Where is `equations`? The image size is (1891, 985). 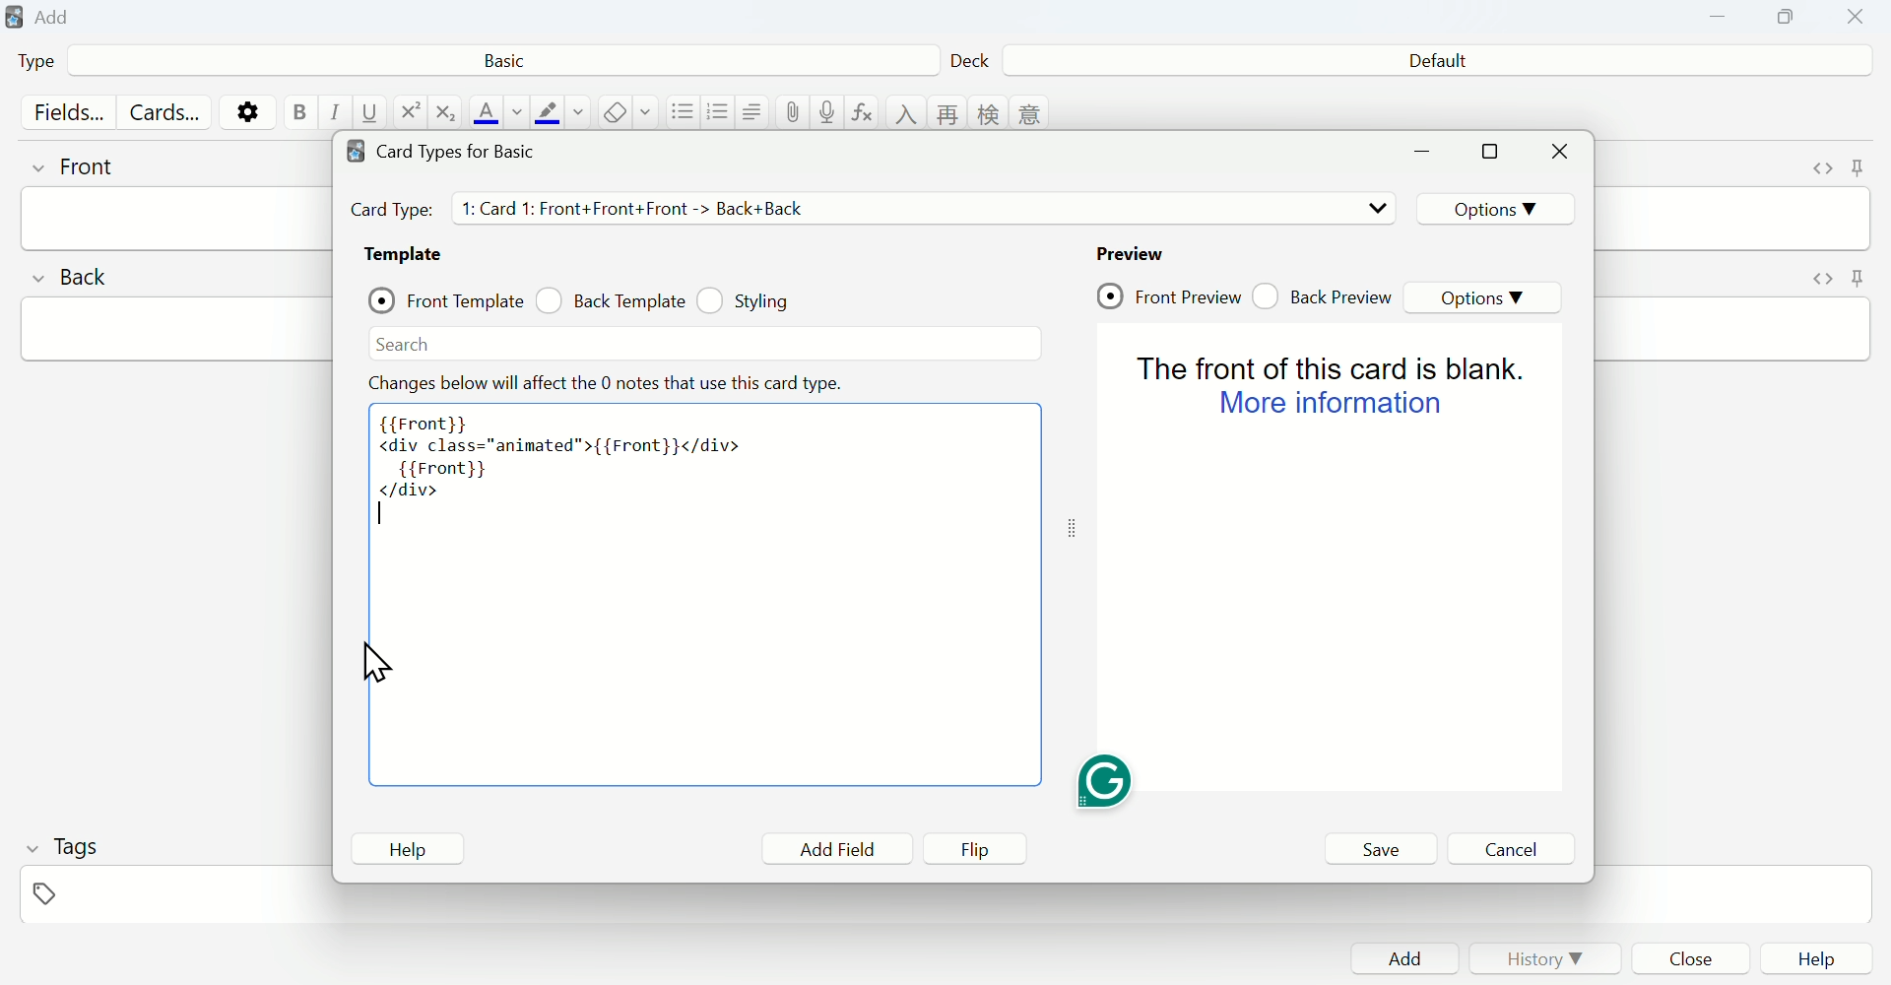
equations is located at coordinates (862, 112).